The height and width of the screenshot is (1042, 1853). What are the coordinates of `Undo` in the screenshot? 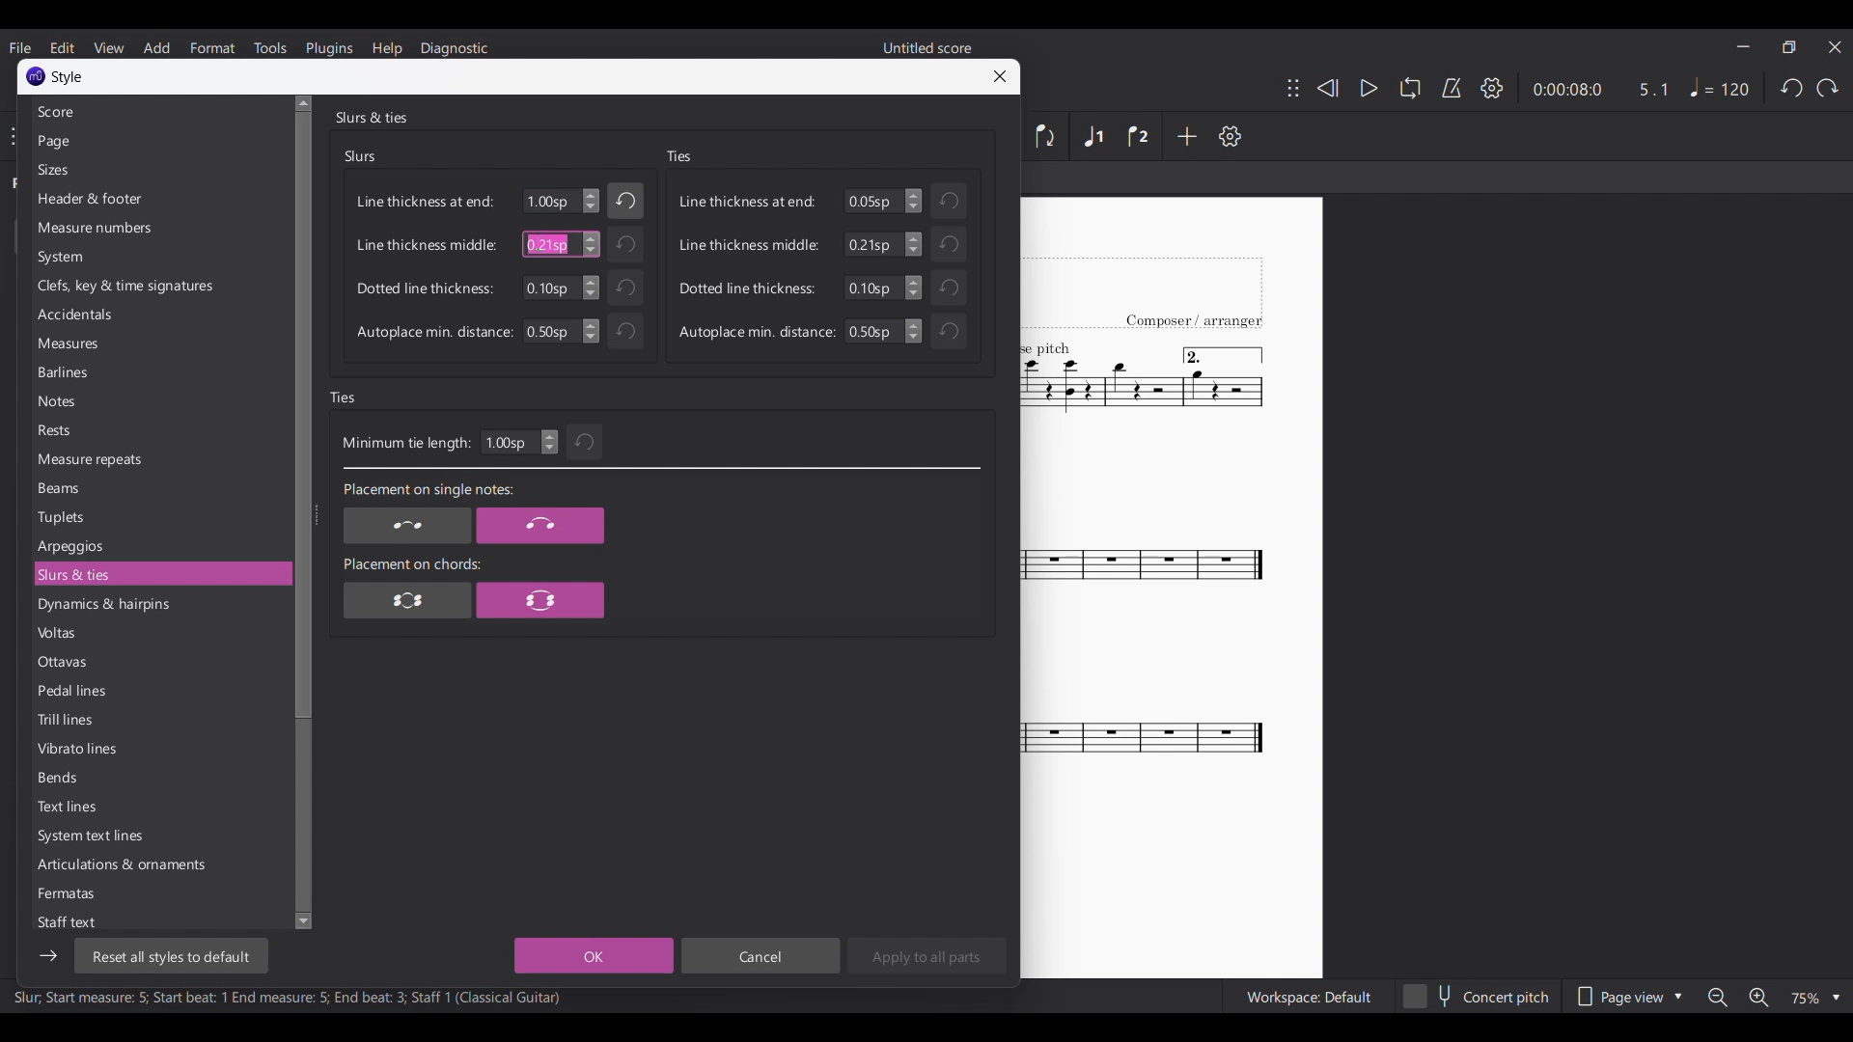 It's located at (586, 442).